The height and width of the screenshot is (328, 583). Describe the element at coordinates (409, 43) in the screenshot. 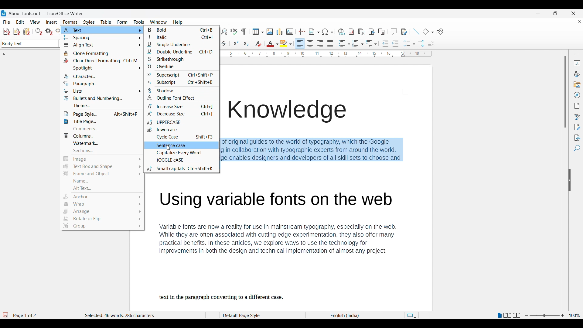

I see `Set line spacing options` at that location.